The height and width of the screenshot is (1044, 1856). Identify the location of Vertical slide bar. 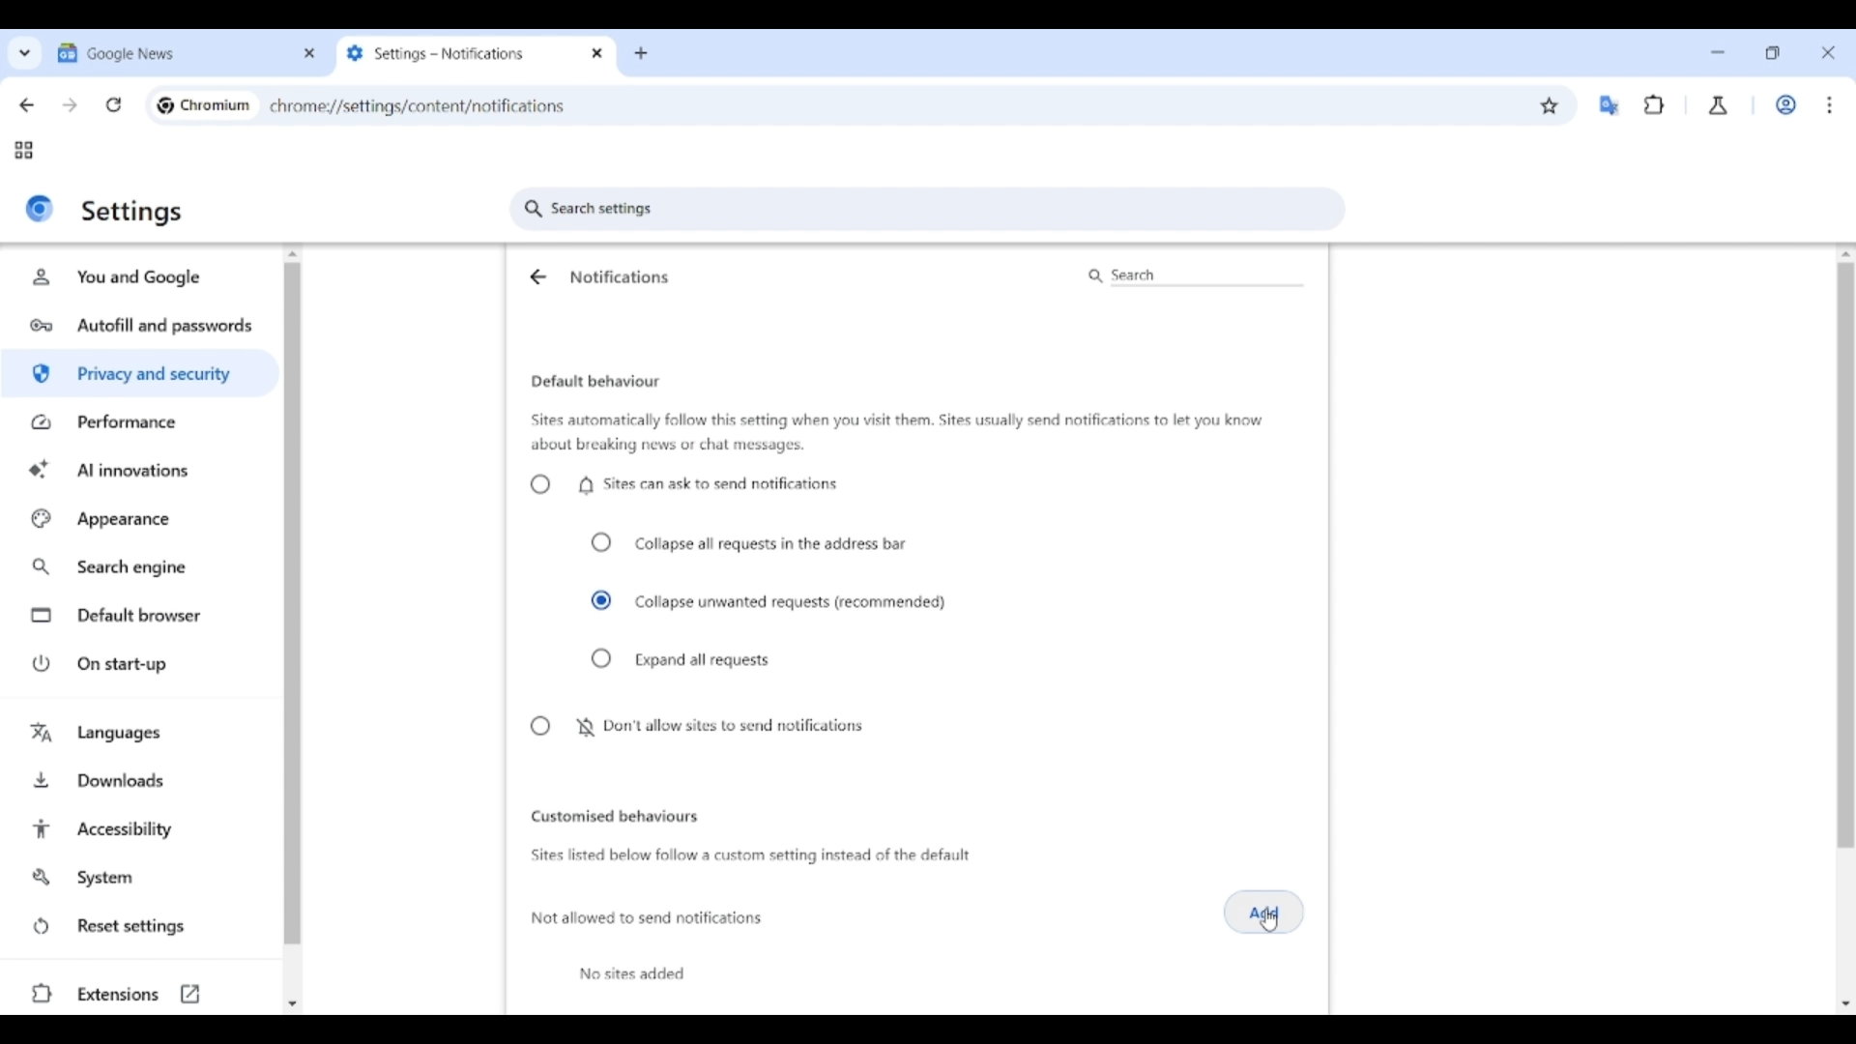
(1845, 460).